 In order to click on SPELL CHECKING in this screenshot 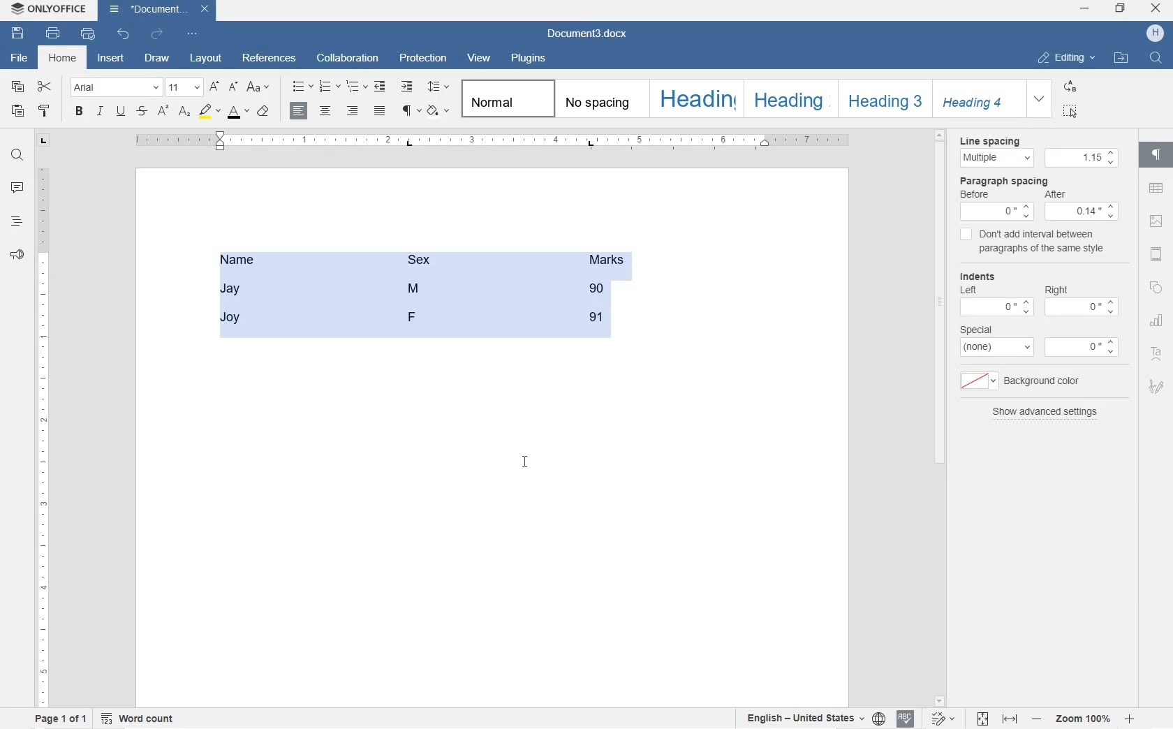, I will do `click(905, 719)`.